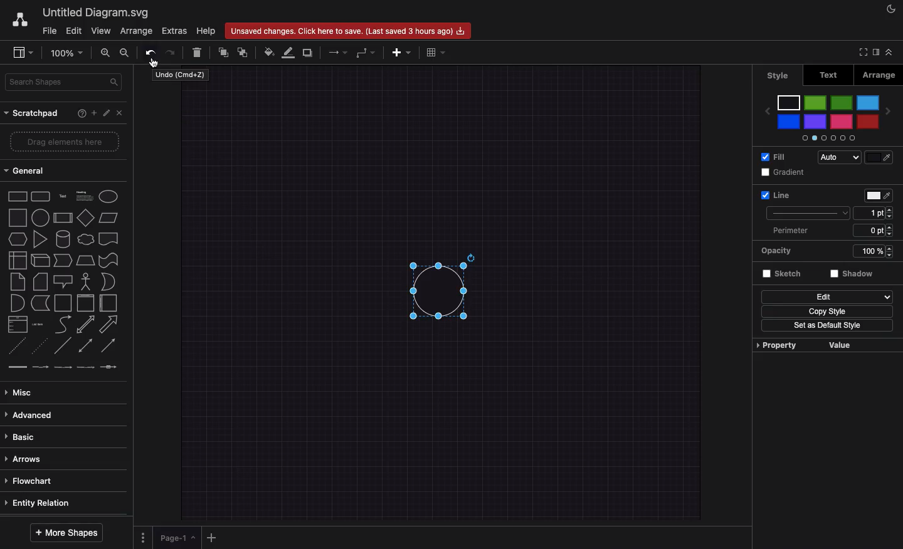 The width and height of the screenshot is (903, 549). What do you see at coordinates (154, 63) in the screenshot?
I see `Cursor on undo` at bounding box center [154, 63].